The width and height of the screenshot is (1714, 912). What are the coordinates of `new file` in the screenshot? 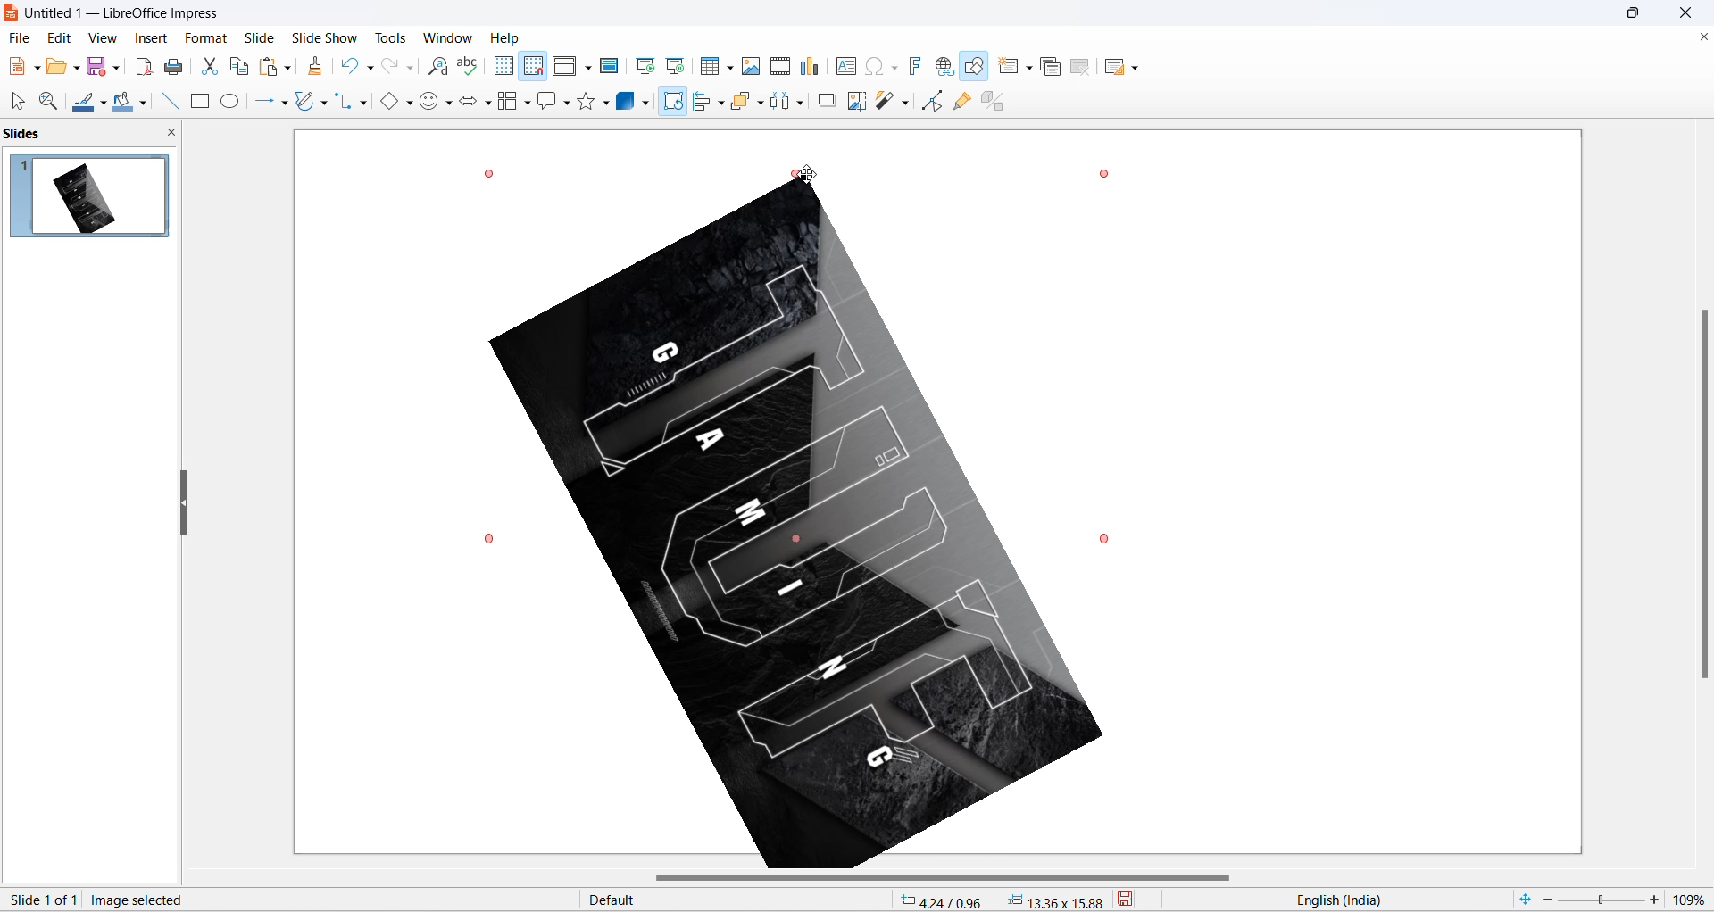 It's located at (17, 67).